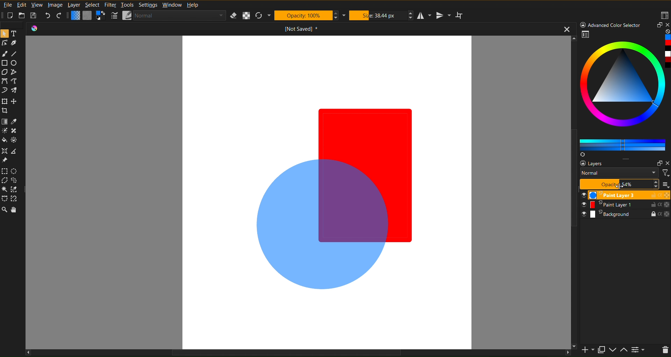 This screenshot has height=357, width=671. Describe the element at coordinates (593, 163) in the screenshot. I see `layers` at that location.